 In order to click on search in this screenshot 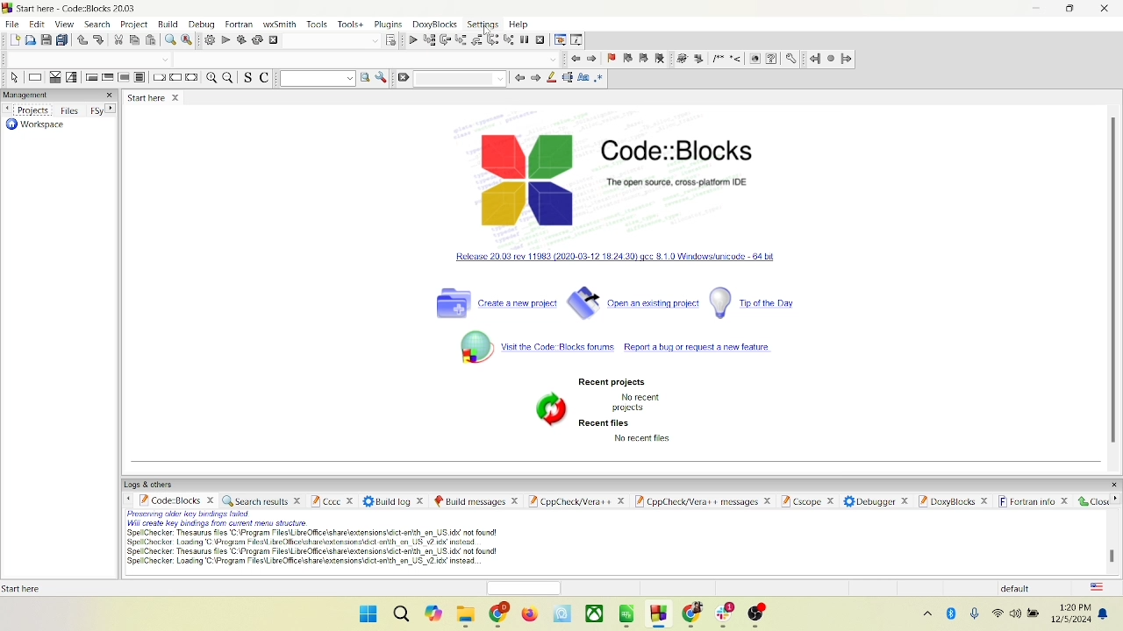, I will do `click(96, 25)`.